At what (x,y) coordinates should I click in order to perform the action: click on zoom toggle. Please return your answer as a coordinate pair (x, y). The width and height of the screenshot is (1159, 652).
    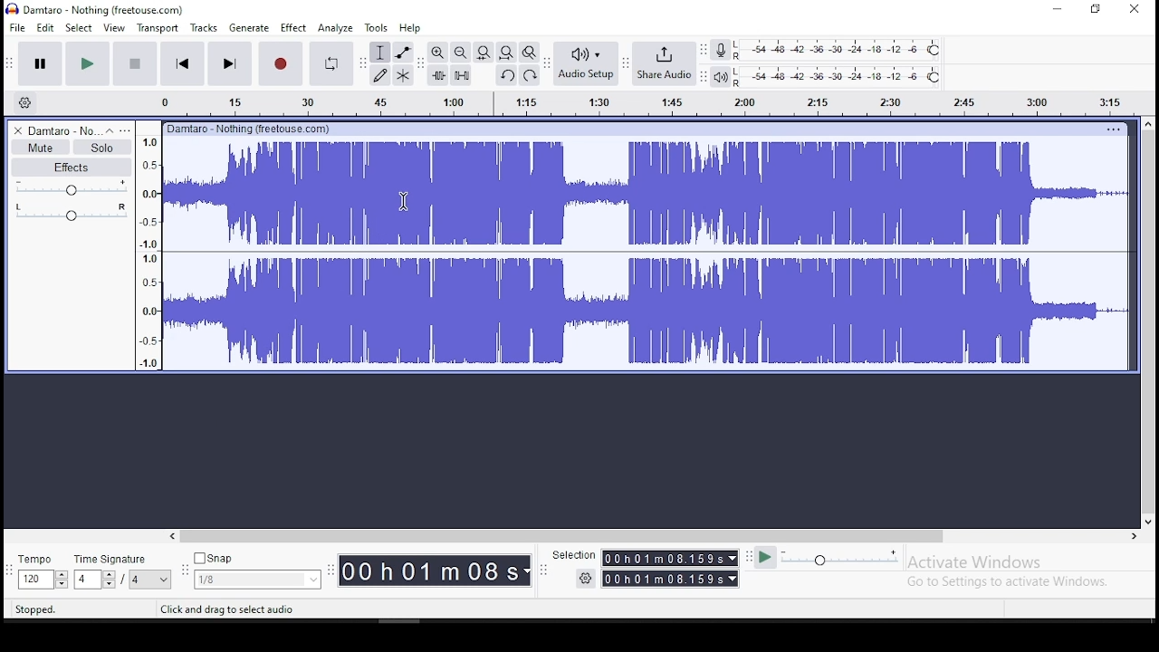
    Looking at the image, I should click on (529, 53).